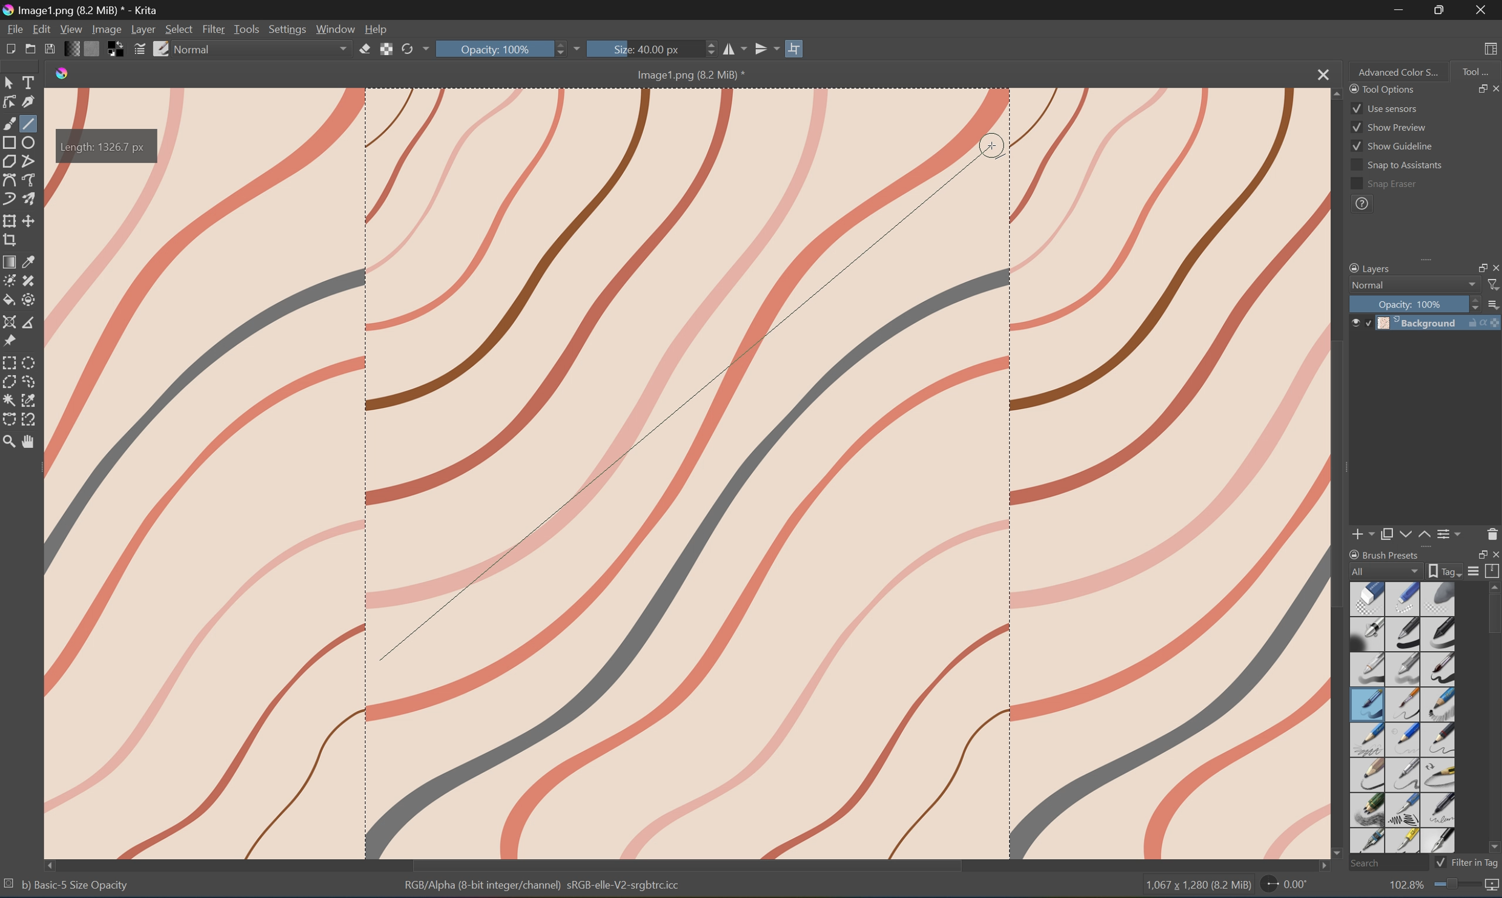 The height and width of the screenshot is (898, 1502). Describe the element at coordinates (1451, 532) in the screenshot. I see `View or change the layer properties` at that location.